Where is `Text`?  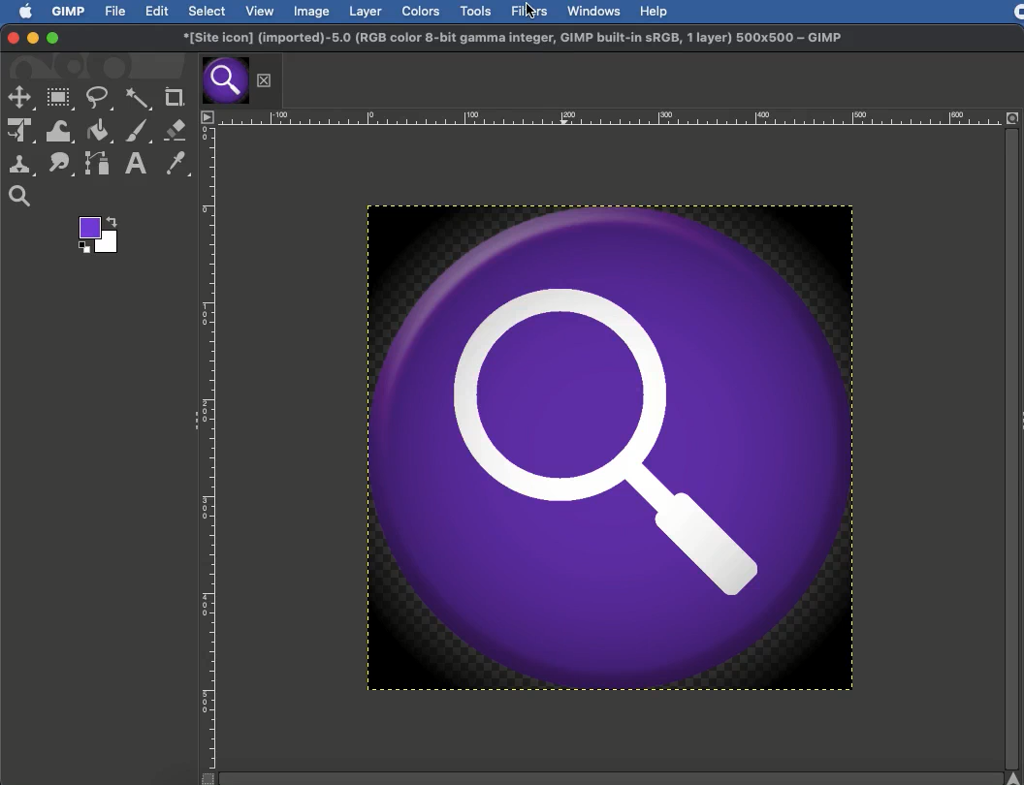
Text is located at coordinates (134, 164).